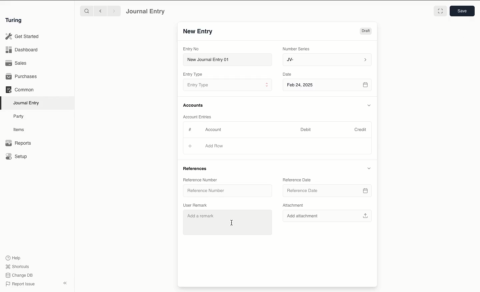 The width and height of the screenshot is (480, 292). Describe the element at coordinates (227, 85) in the screenshot. I see `Entry Type` at that location.